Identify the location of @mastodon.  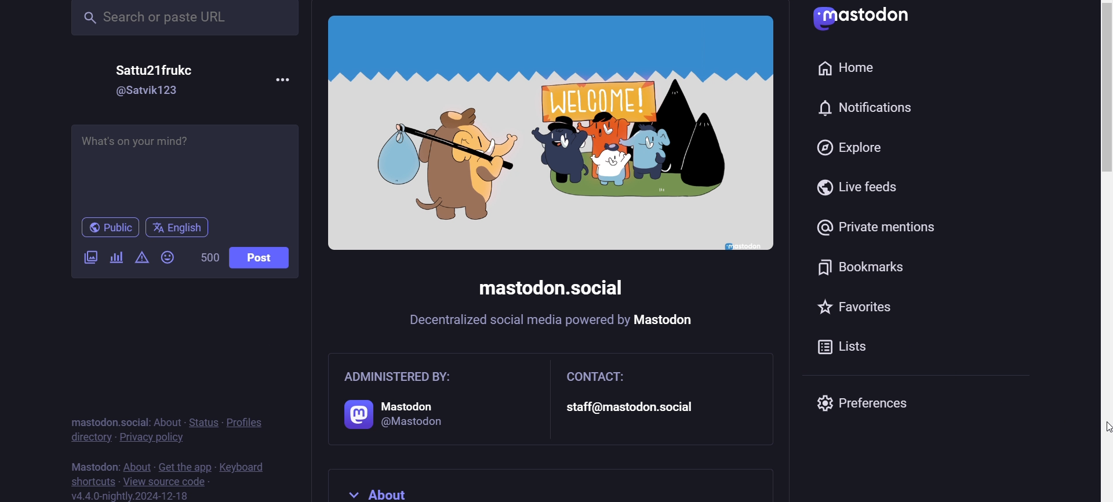
(414, 417).